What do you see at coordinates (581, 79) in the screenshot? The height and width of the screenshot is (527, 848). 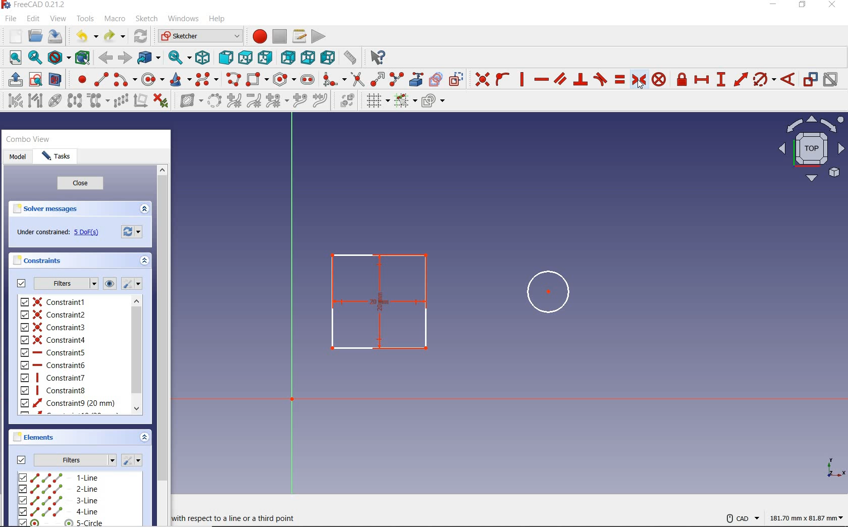 I see `constrain perpendicular` at bounding box center [581, 79].